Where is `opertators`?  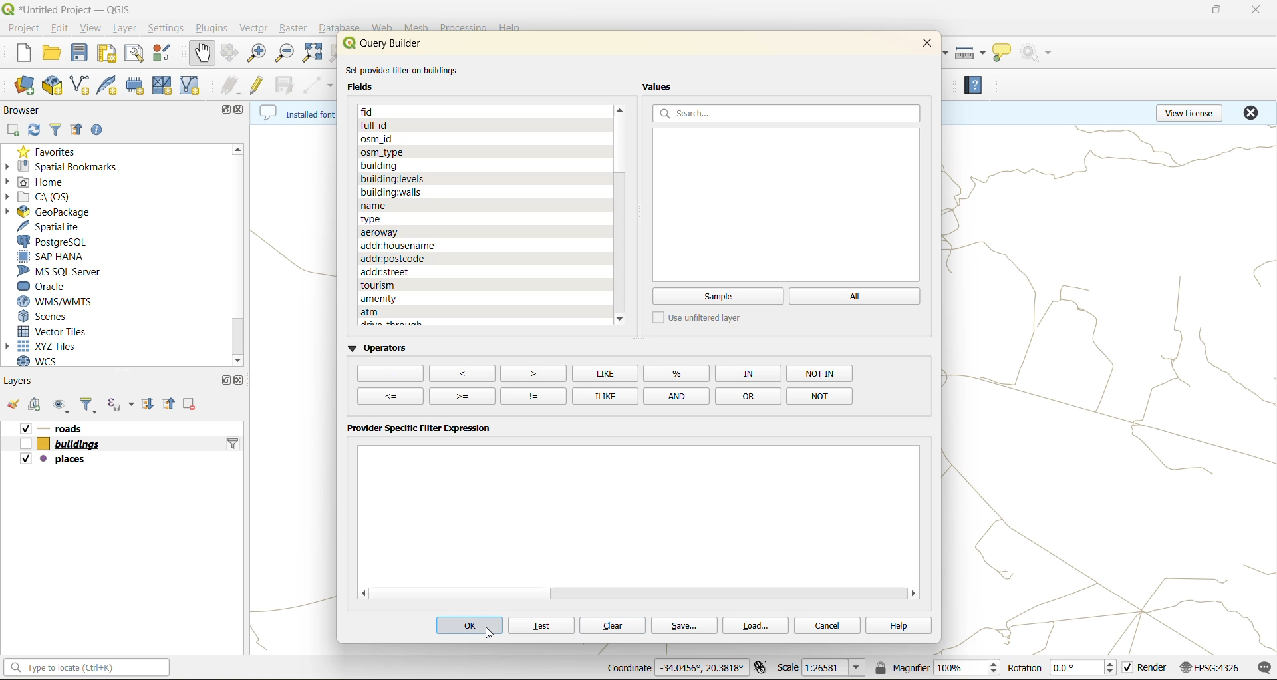
opertators is located at coordinates (748, 373).